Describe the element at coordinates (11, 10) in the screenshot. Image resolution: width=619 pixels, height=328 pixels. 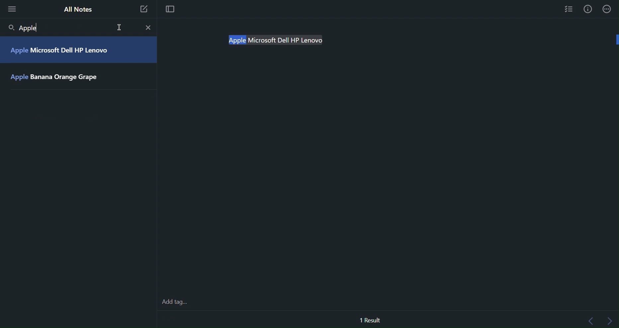
I see `More` at that location.